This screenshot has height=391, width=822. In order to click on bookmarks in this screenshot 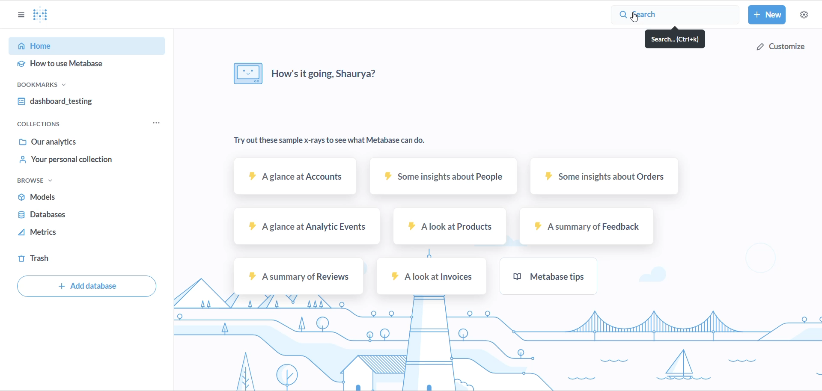, I will do `click(57, 87)`.